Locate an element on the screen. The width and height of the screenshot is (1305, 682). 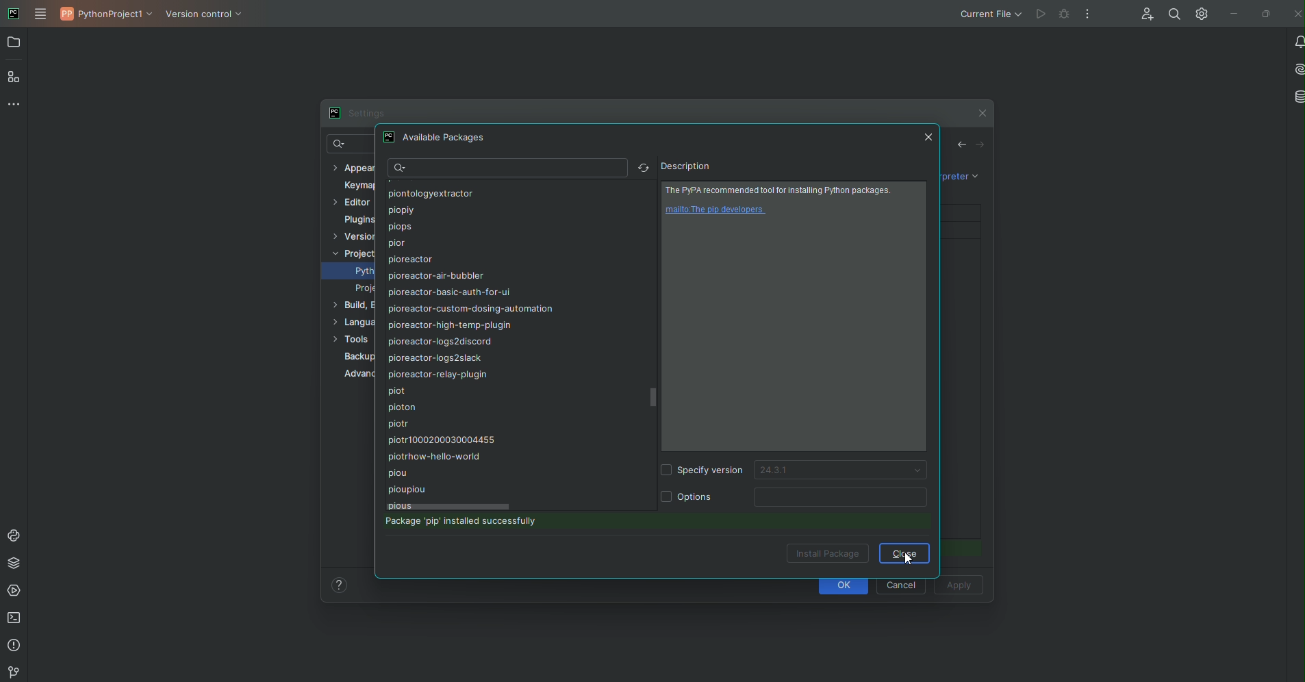
Interpreter is located at coordinates (956, 176).